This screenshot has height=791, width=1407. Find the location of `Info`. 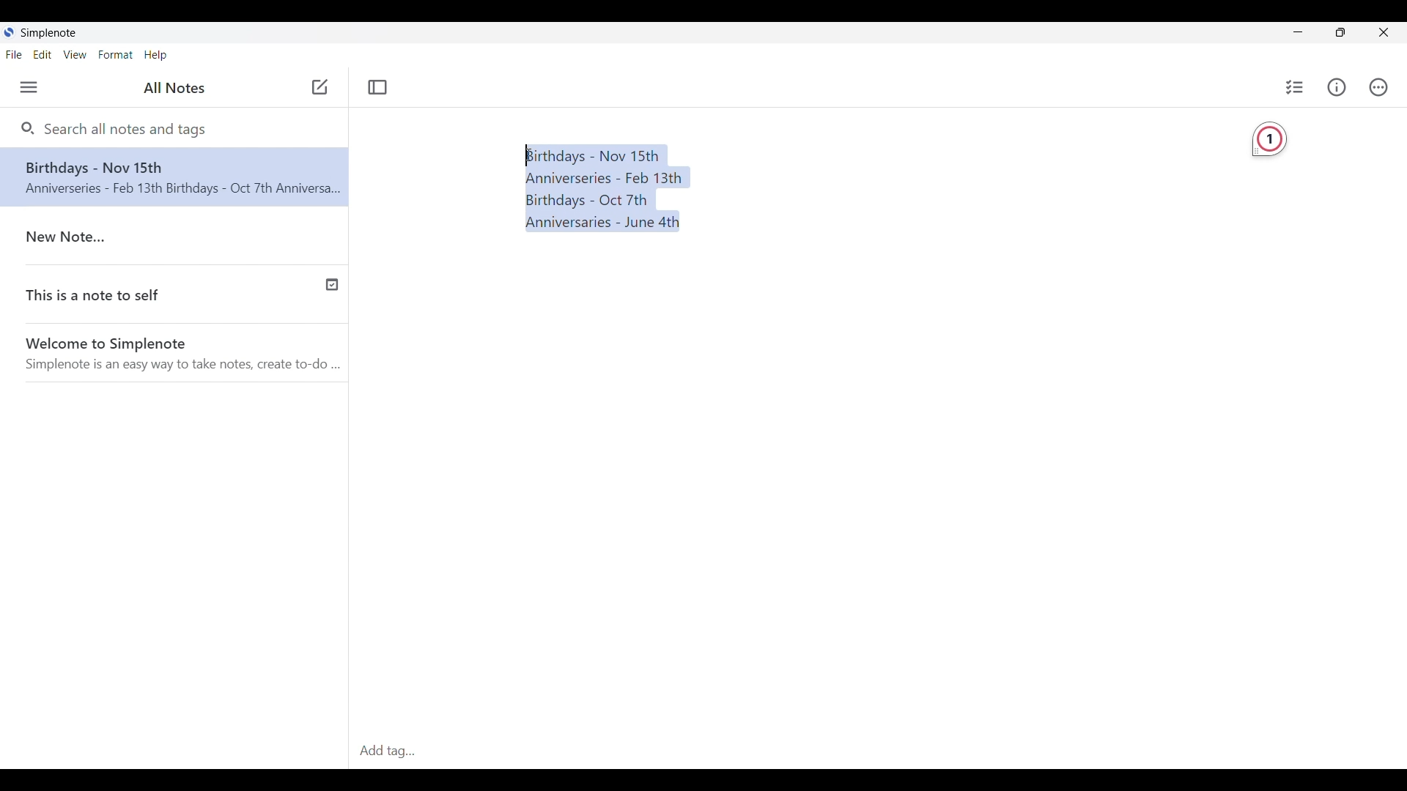

Info is located at coordinates (1337, 86).